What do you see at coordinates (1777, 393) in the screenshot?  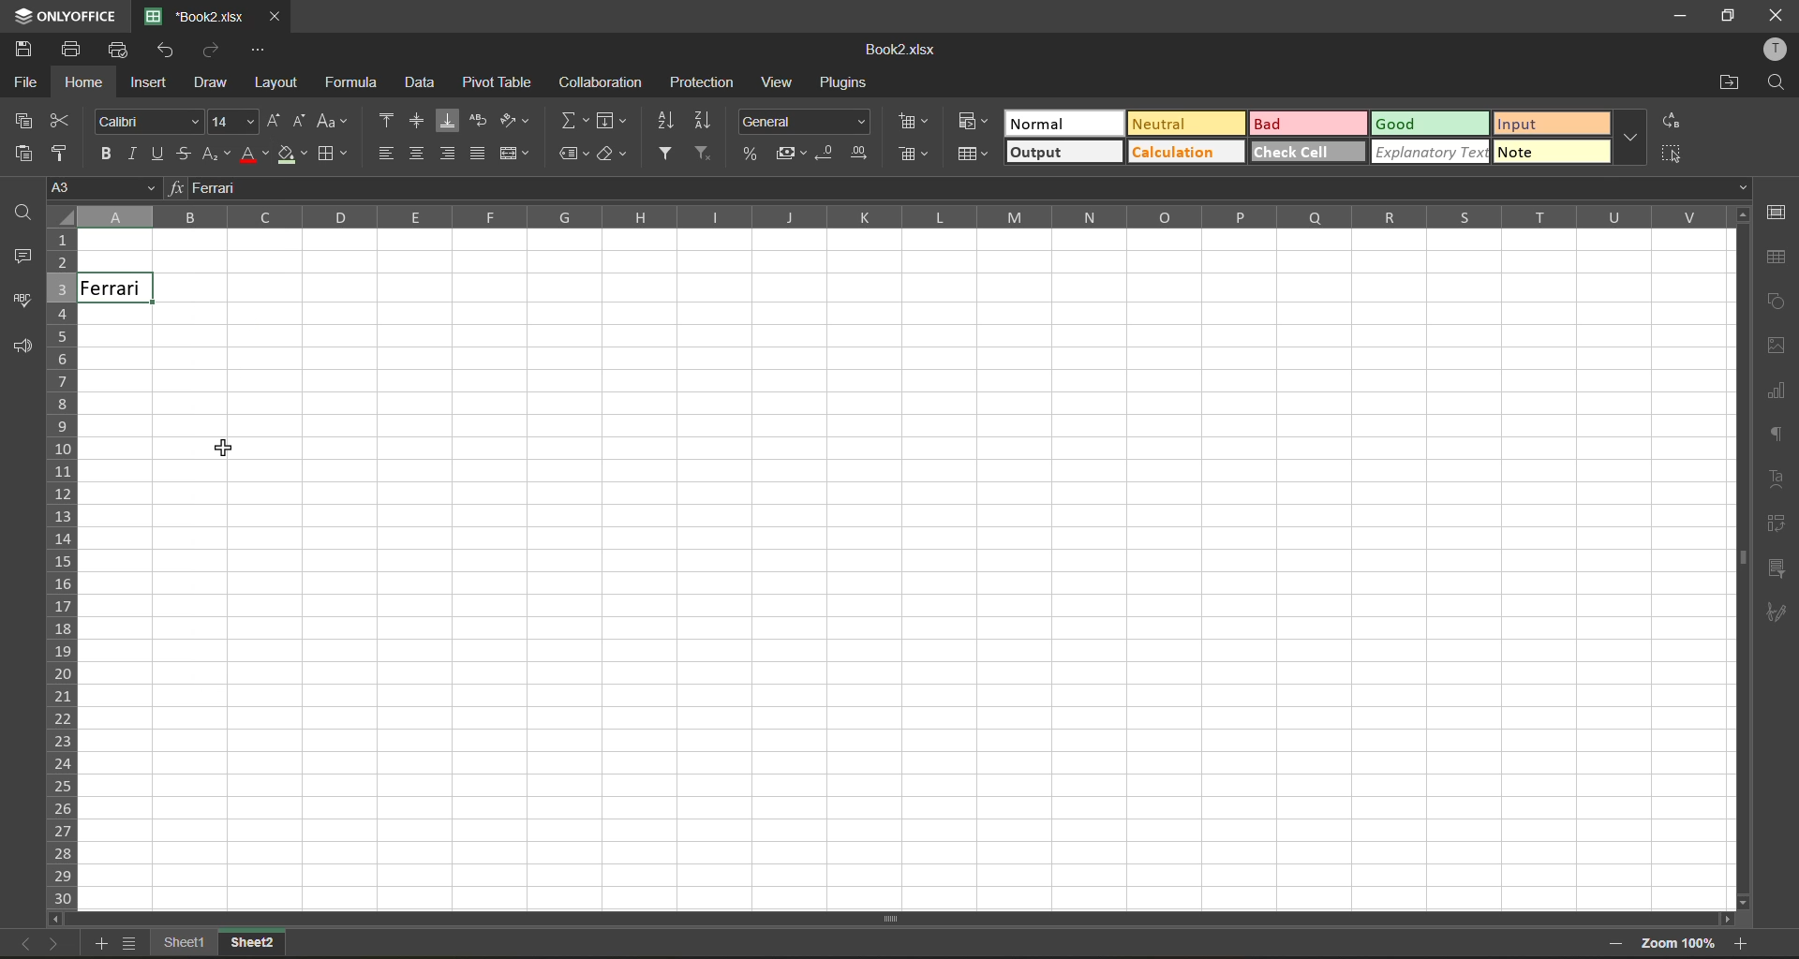 I see `charts` at bounding box center [1777, 393].